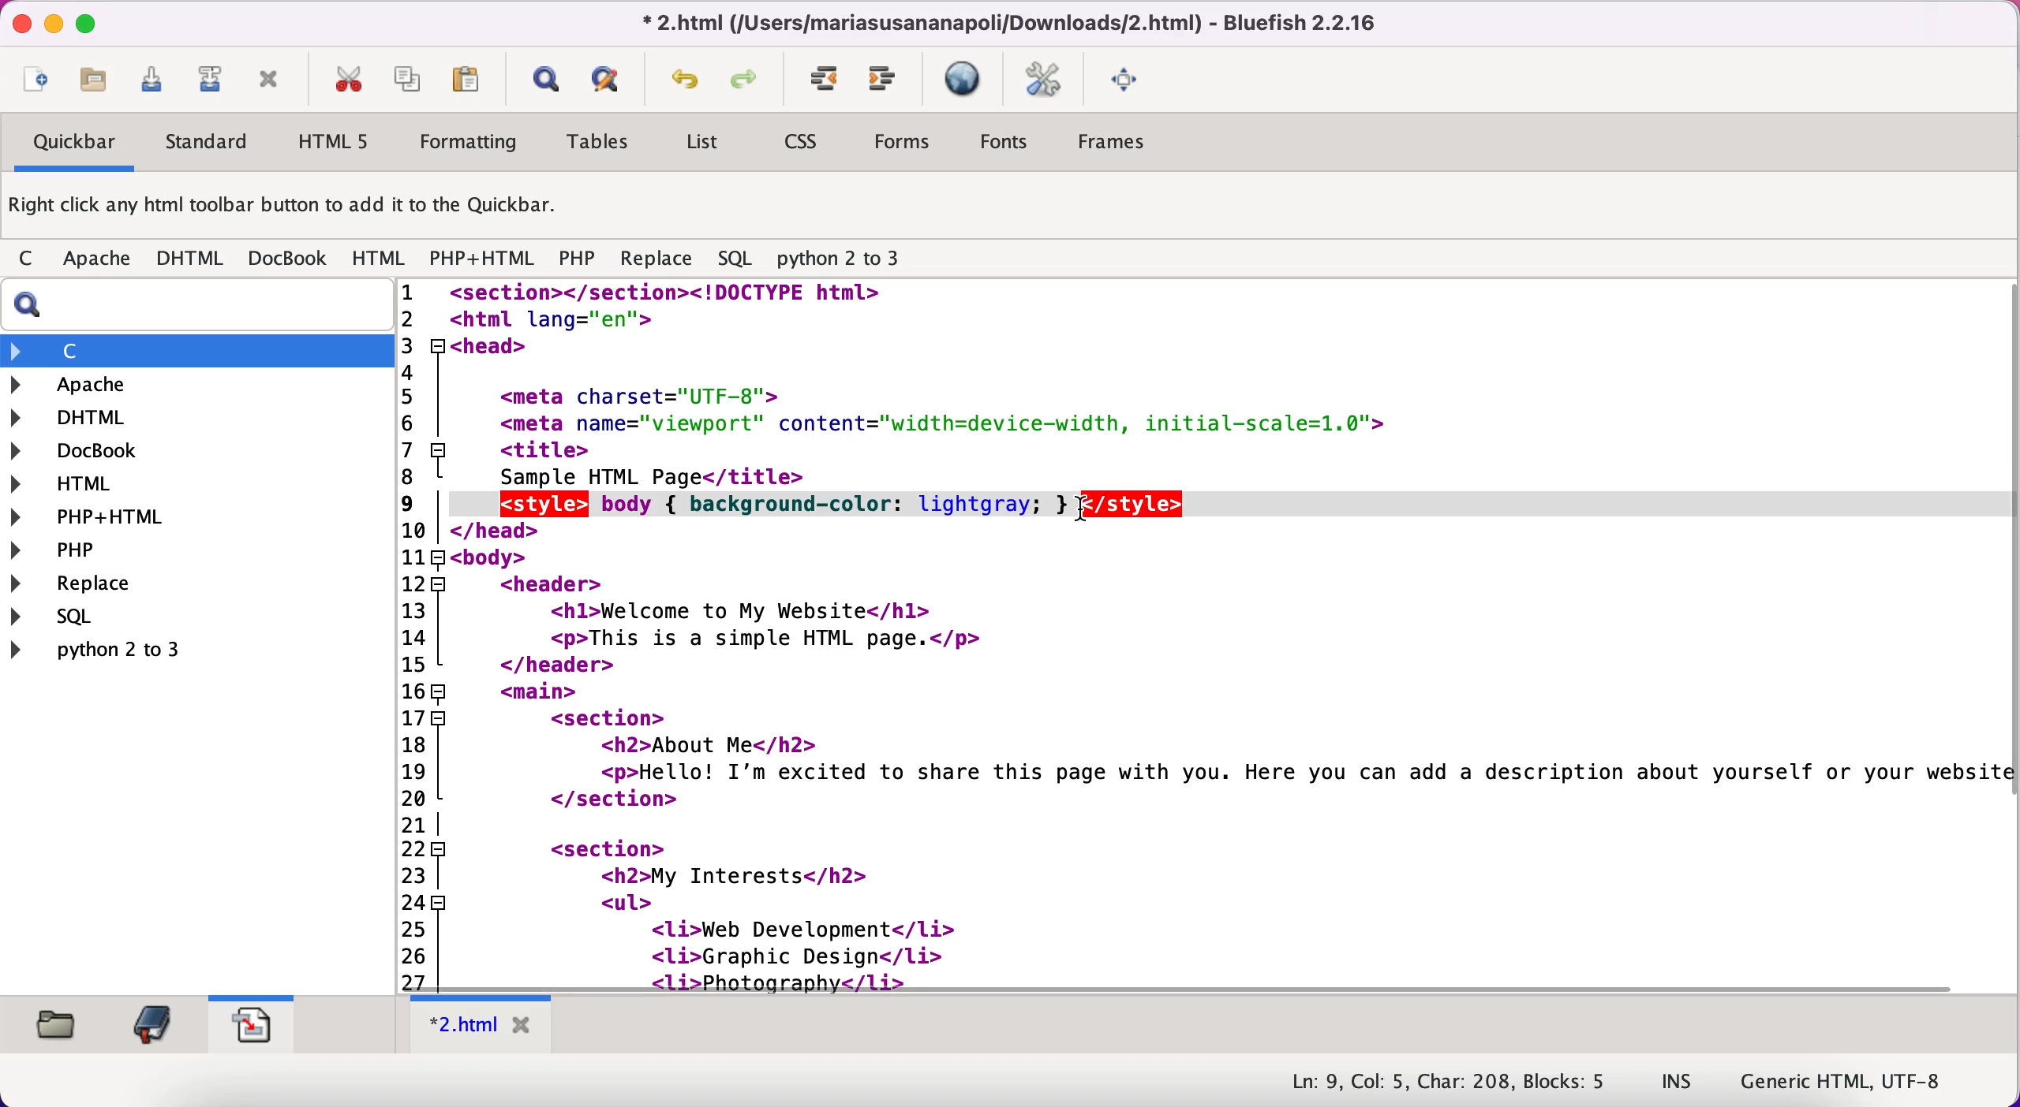  Describe the element at coordinates (604, 143) in the screenshot. I see `tables` at that location.